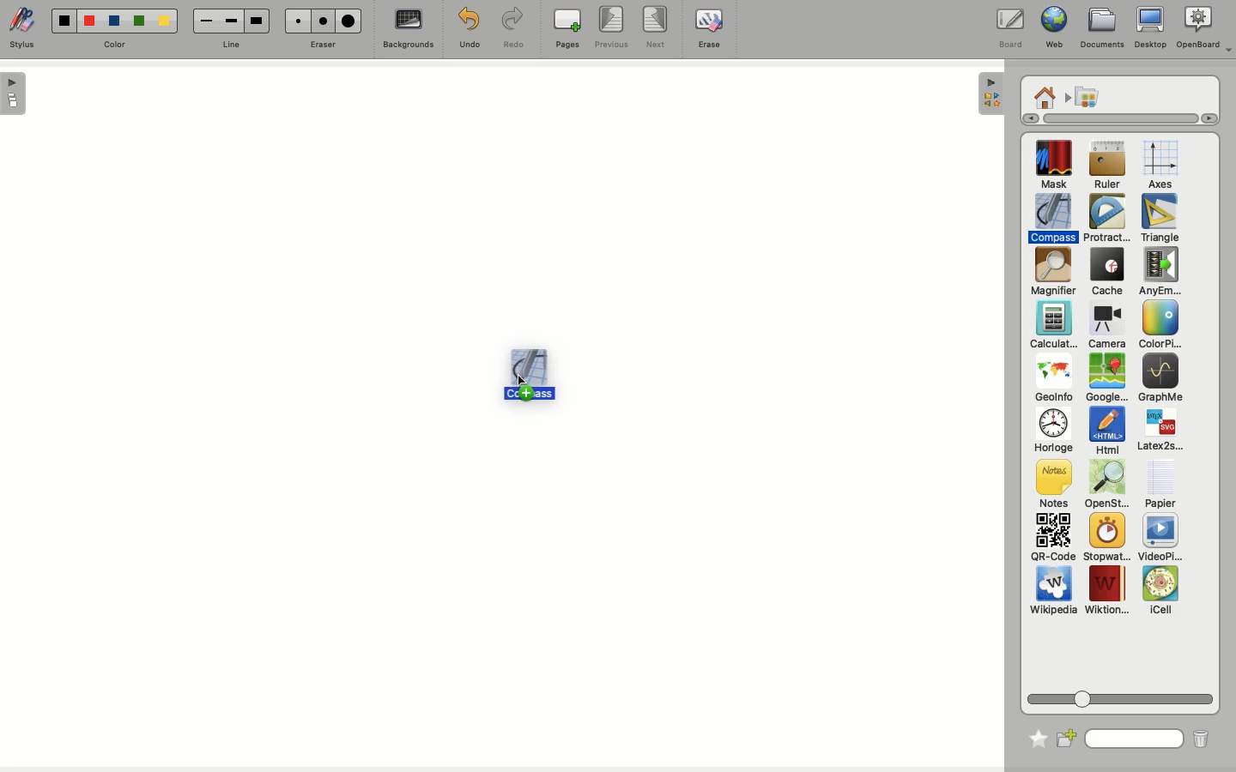 Image resolution: width=1236 pixels, height=772 pixels. Describe the element at coordinates (1150, 31) in the screenshot. I see `Desktop` at that location.